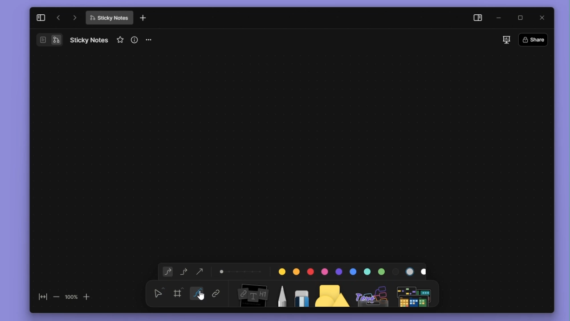 The width and height of the screenshot is (570, 321). Describe the element at coordinates (198, 294) in the screenshot. I see `straight` at that location.